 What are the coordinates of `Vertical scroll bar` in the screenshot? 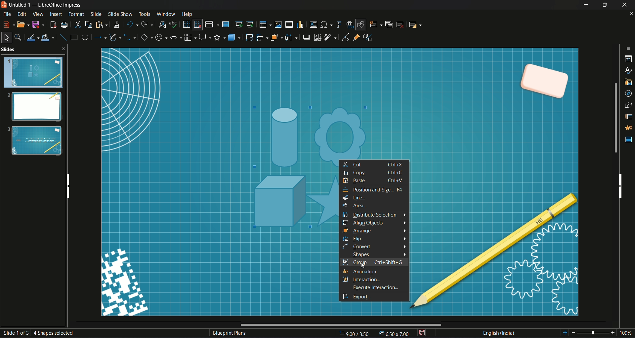 It's located at (67, 184).